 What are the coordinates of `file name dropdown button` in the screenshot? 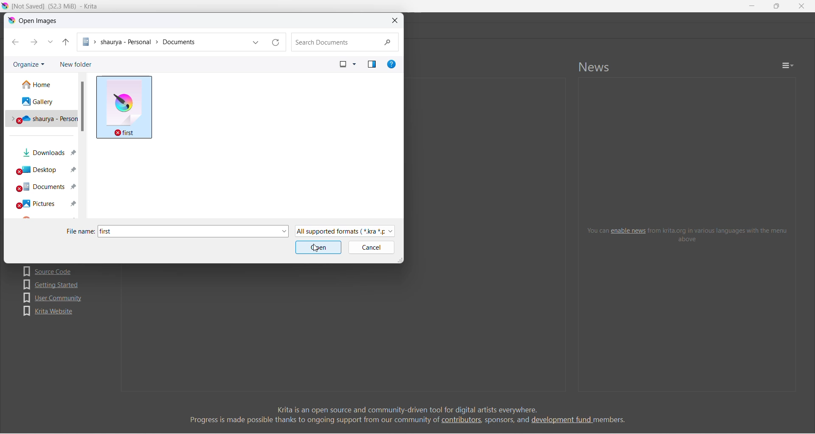 It's located at (284, 231).